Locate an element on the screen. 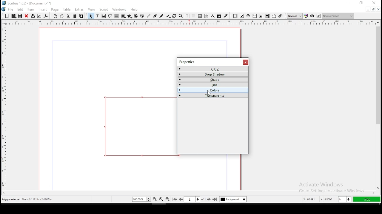  line is located at coordinates (213, 85).